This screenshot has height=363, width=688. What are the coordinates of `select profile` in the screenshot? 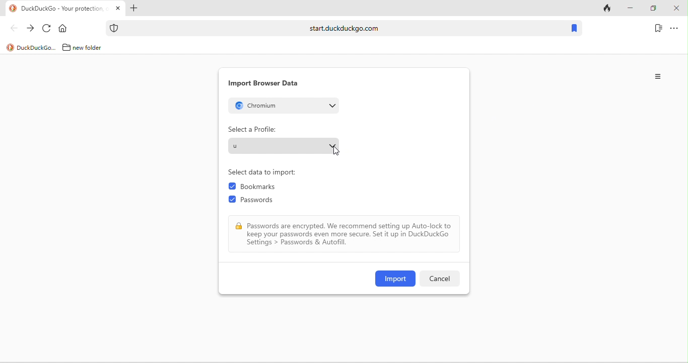 It's located at (284, 145).